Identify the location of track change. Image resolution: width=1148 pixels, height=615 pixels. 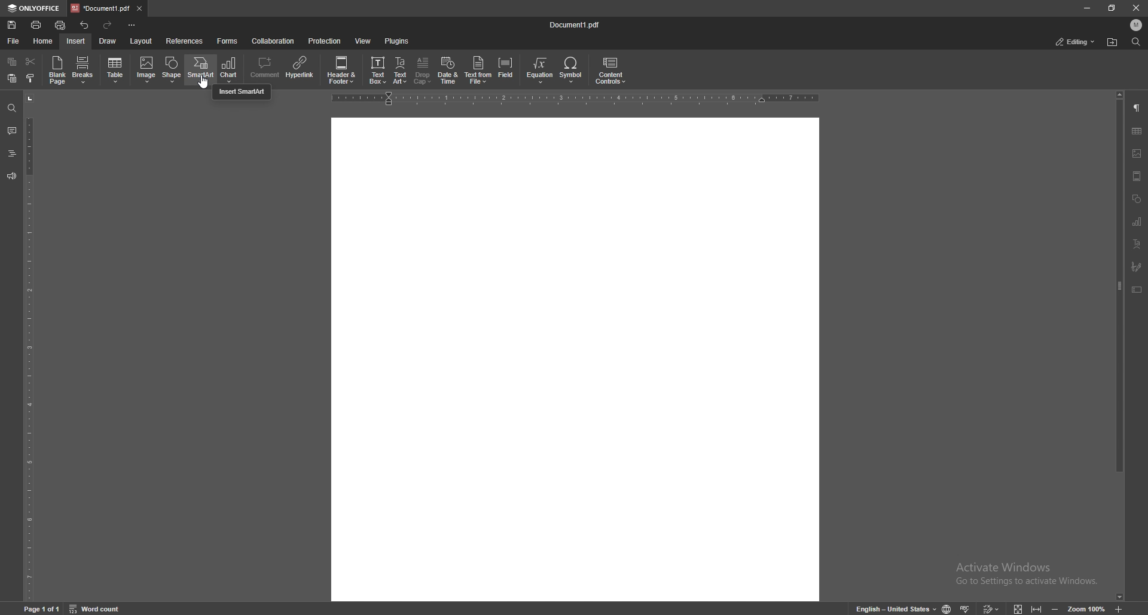
(990, 608).